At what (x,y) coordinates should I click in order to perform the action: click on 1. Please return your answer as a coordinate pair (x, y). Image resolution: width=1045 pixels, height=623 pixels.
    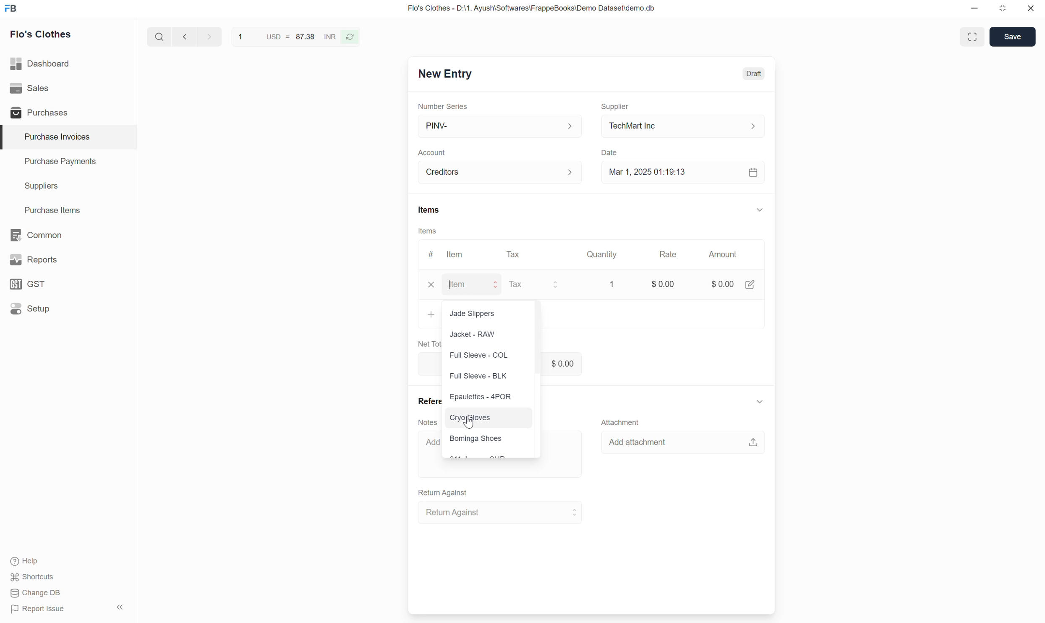
    Looking at the image, I should click on (609, 283).